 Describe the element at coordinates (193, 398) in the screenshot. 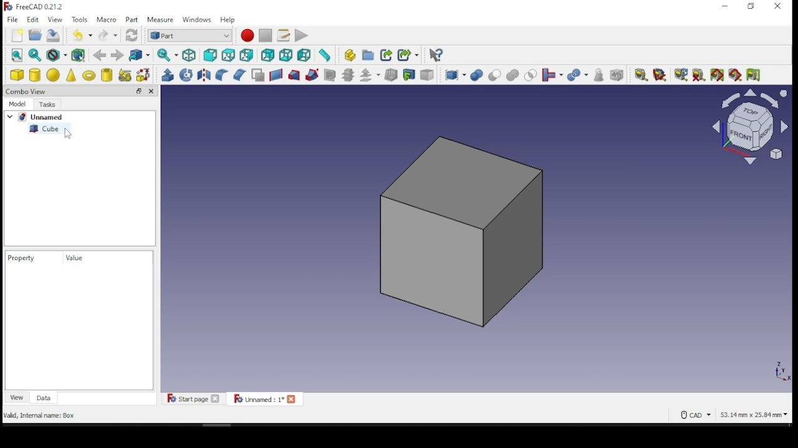

I see `start page` at that location.